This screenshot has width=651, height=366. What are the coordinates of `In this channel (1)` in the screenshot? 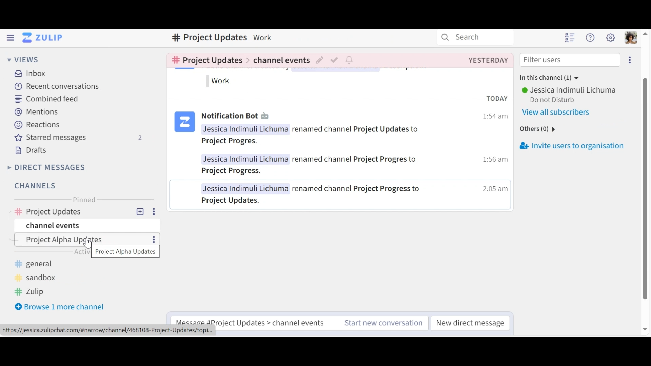 It's located at (547, 78).